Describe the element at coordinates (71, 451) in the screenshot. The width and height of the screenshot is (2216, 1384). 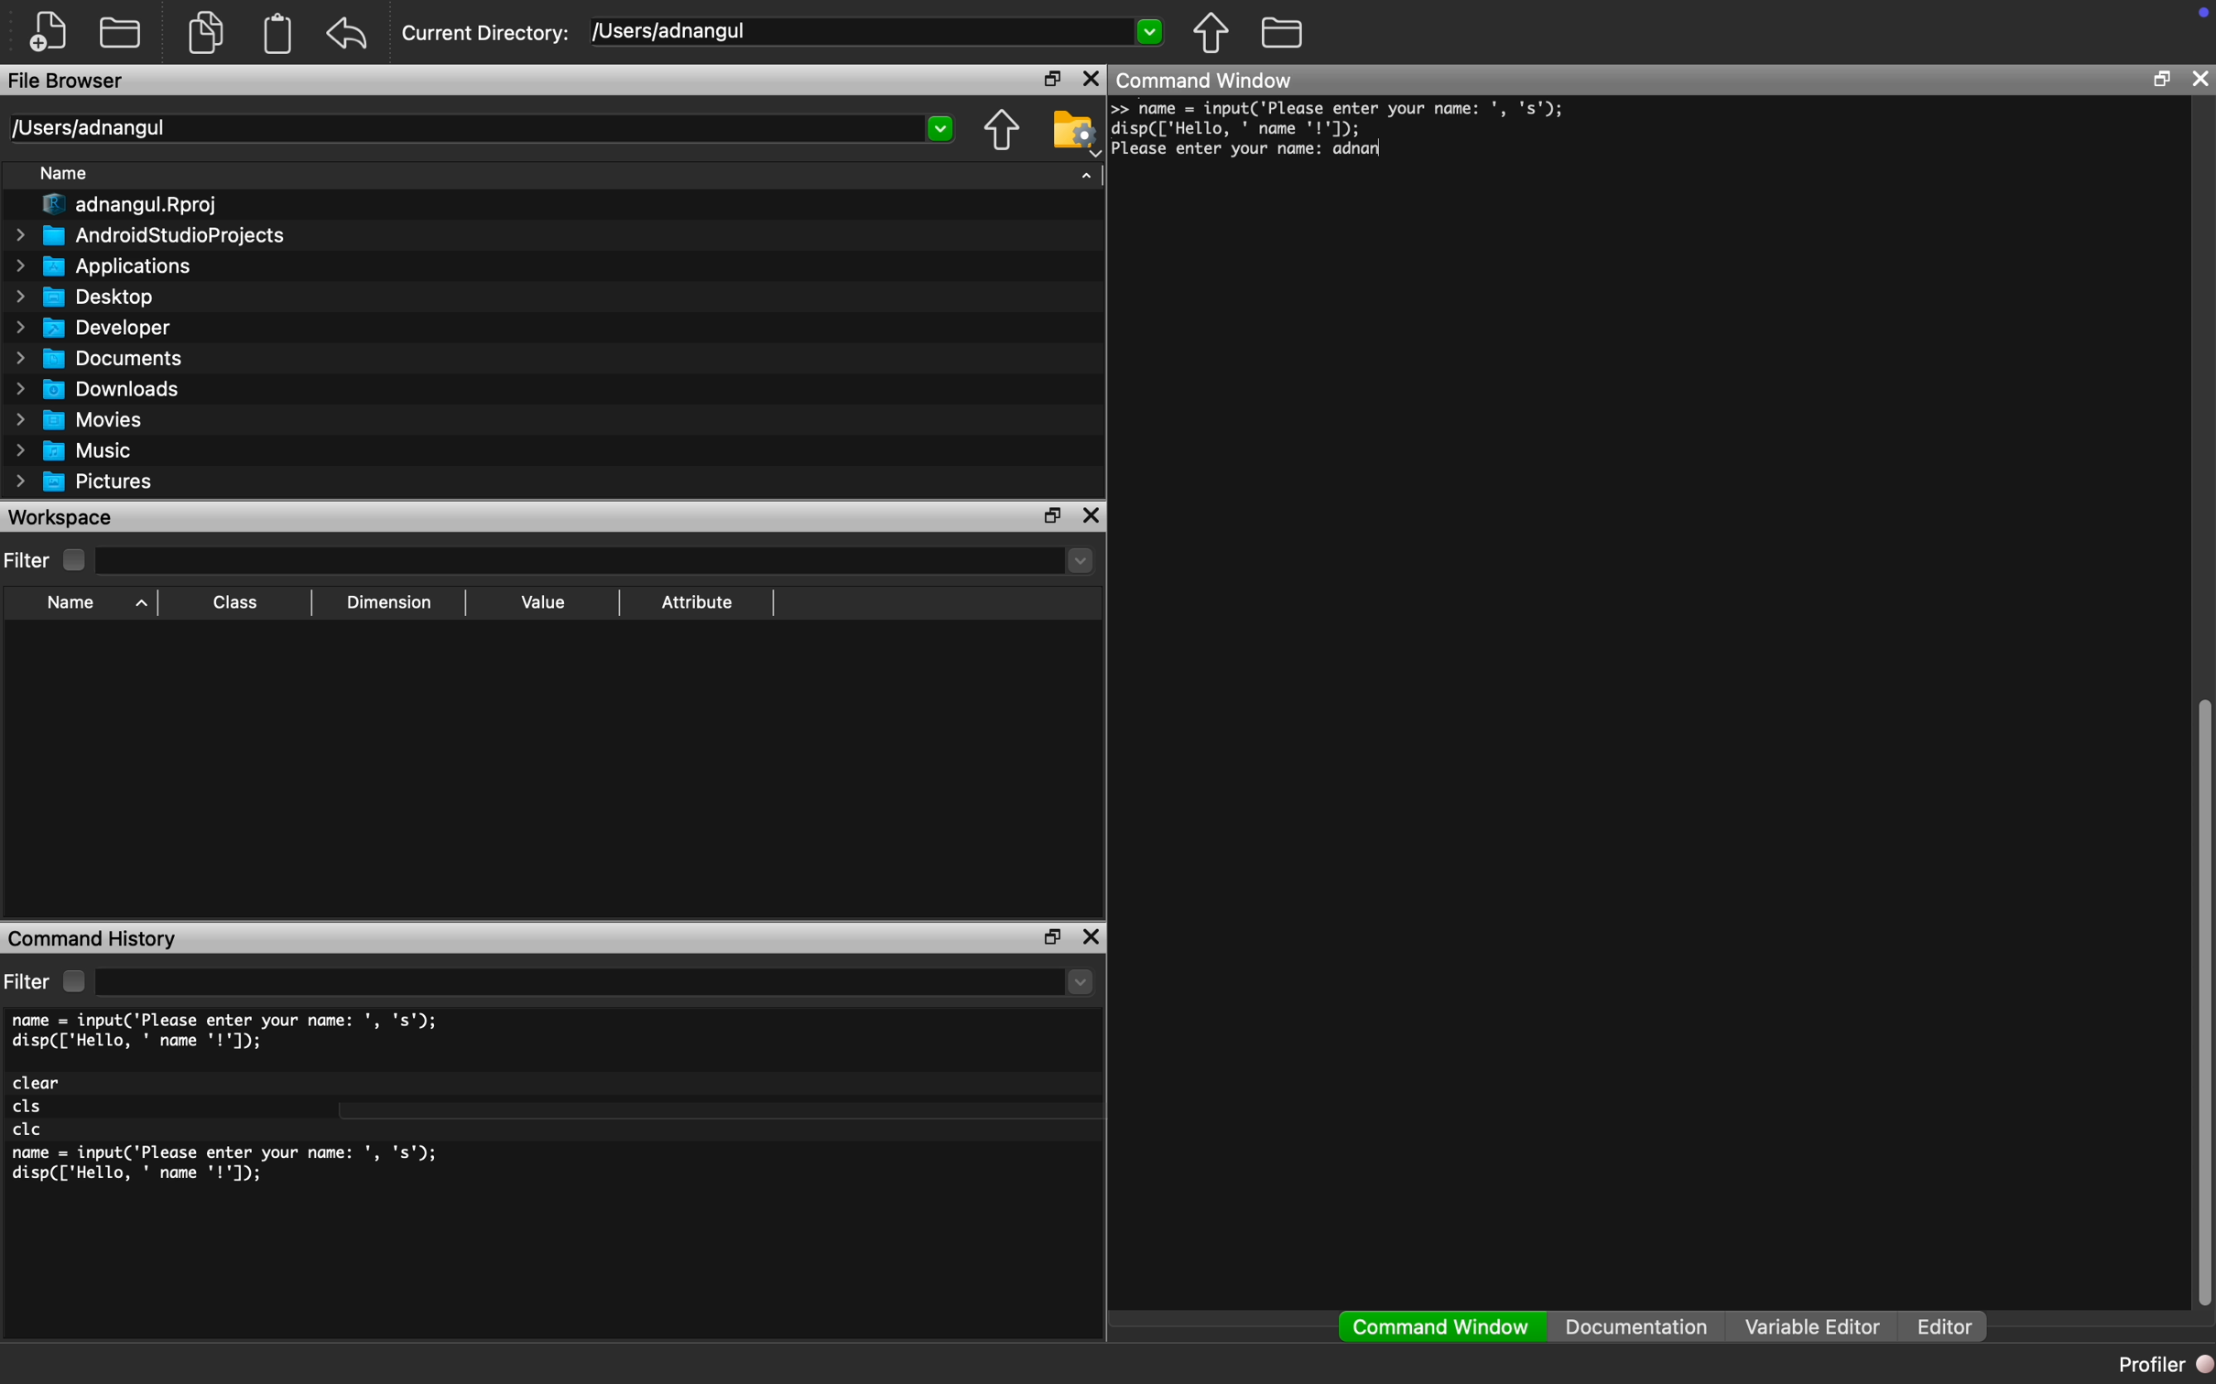
I see `Music` at that location.